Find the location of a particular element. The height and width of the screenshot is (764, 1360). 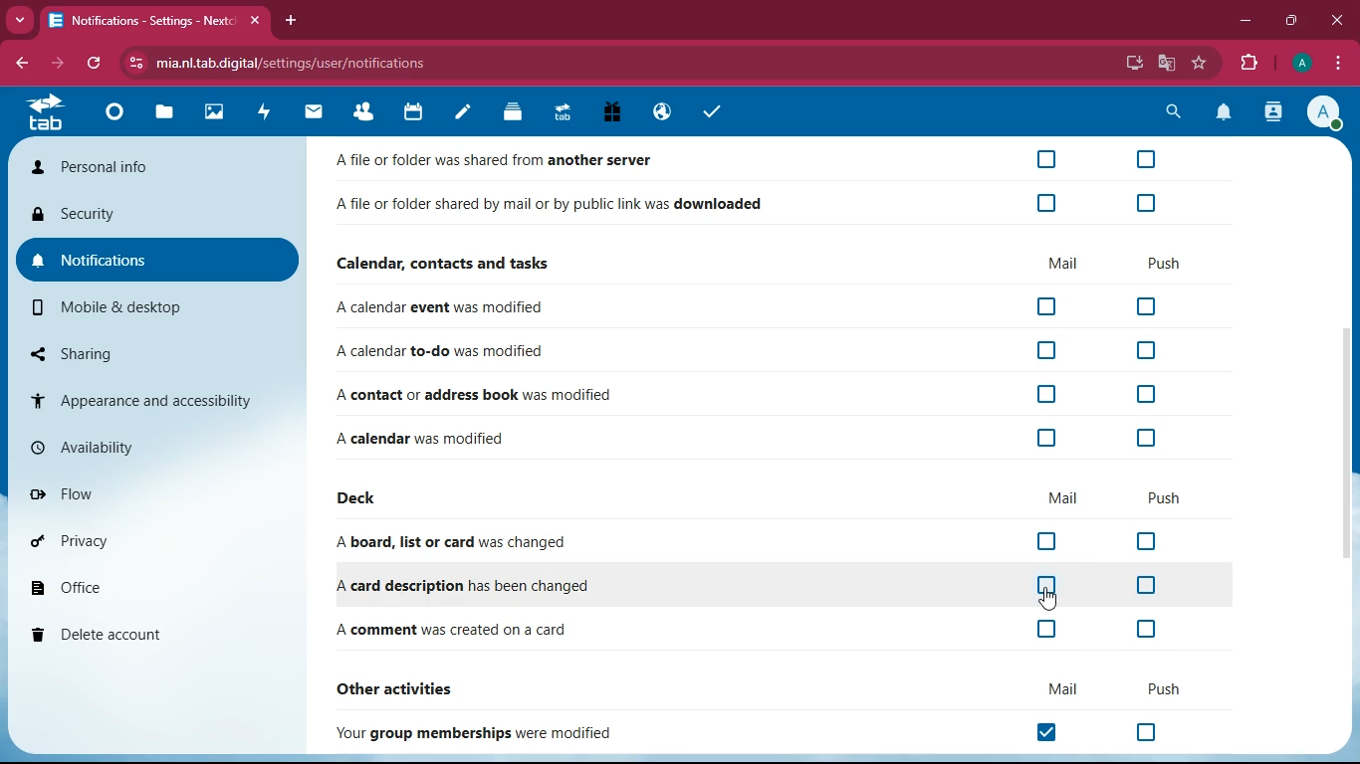

Account is located at coordinates (1299, 61).